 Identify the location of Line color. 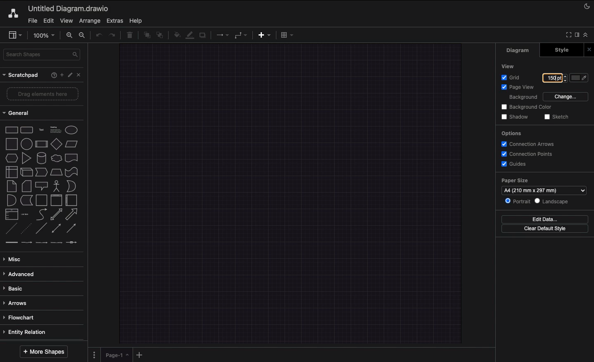
(190, 35).